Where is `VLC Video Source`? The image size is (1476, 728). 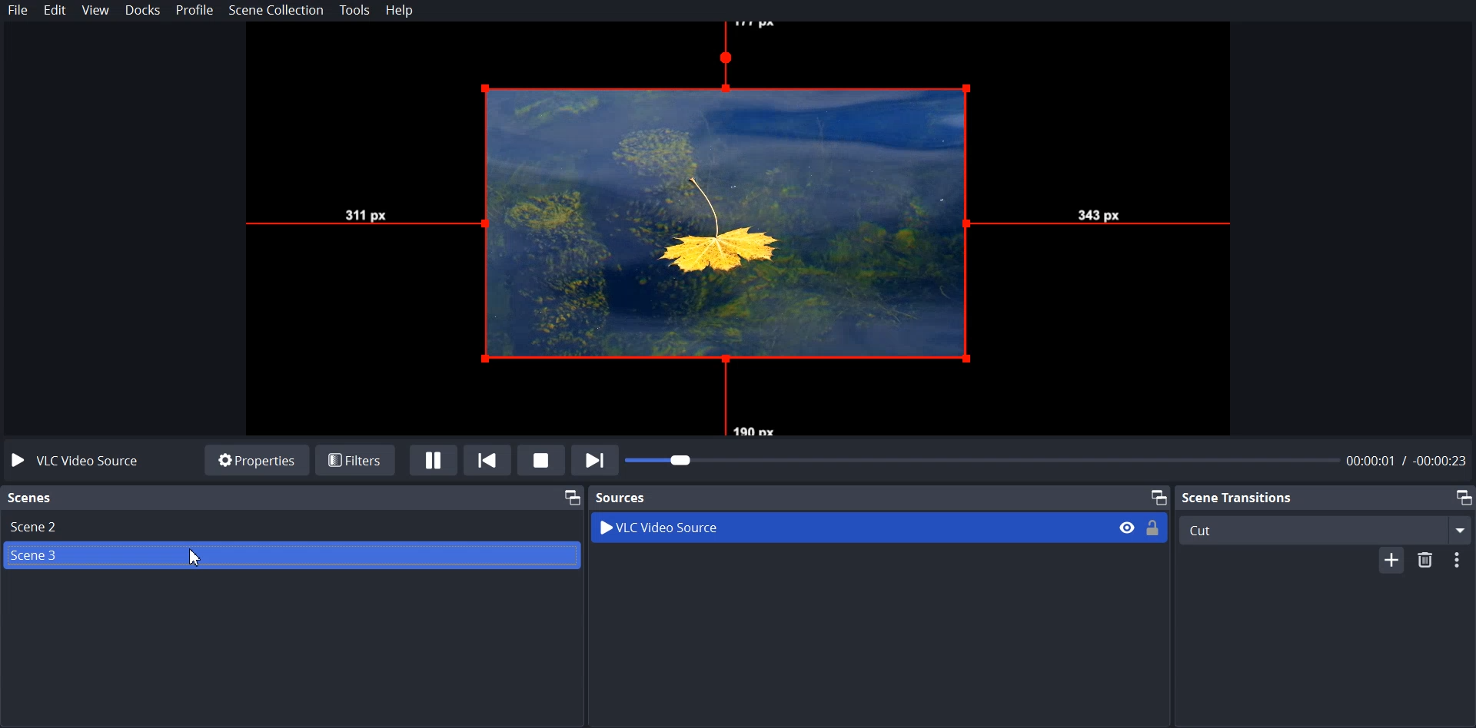 VLC Video Source is located at coordinates (86, 460).